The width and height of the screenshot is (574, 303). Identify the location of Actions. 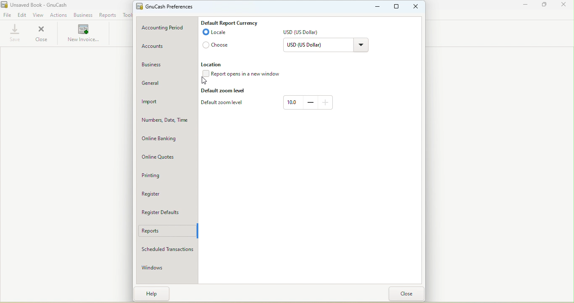
(59, 15).